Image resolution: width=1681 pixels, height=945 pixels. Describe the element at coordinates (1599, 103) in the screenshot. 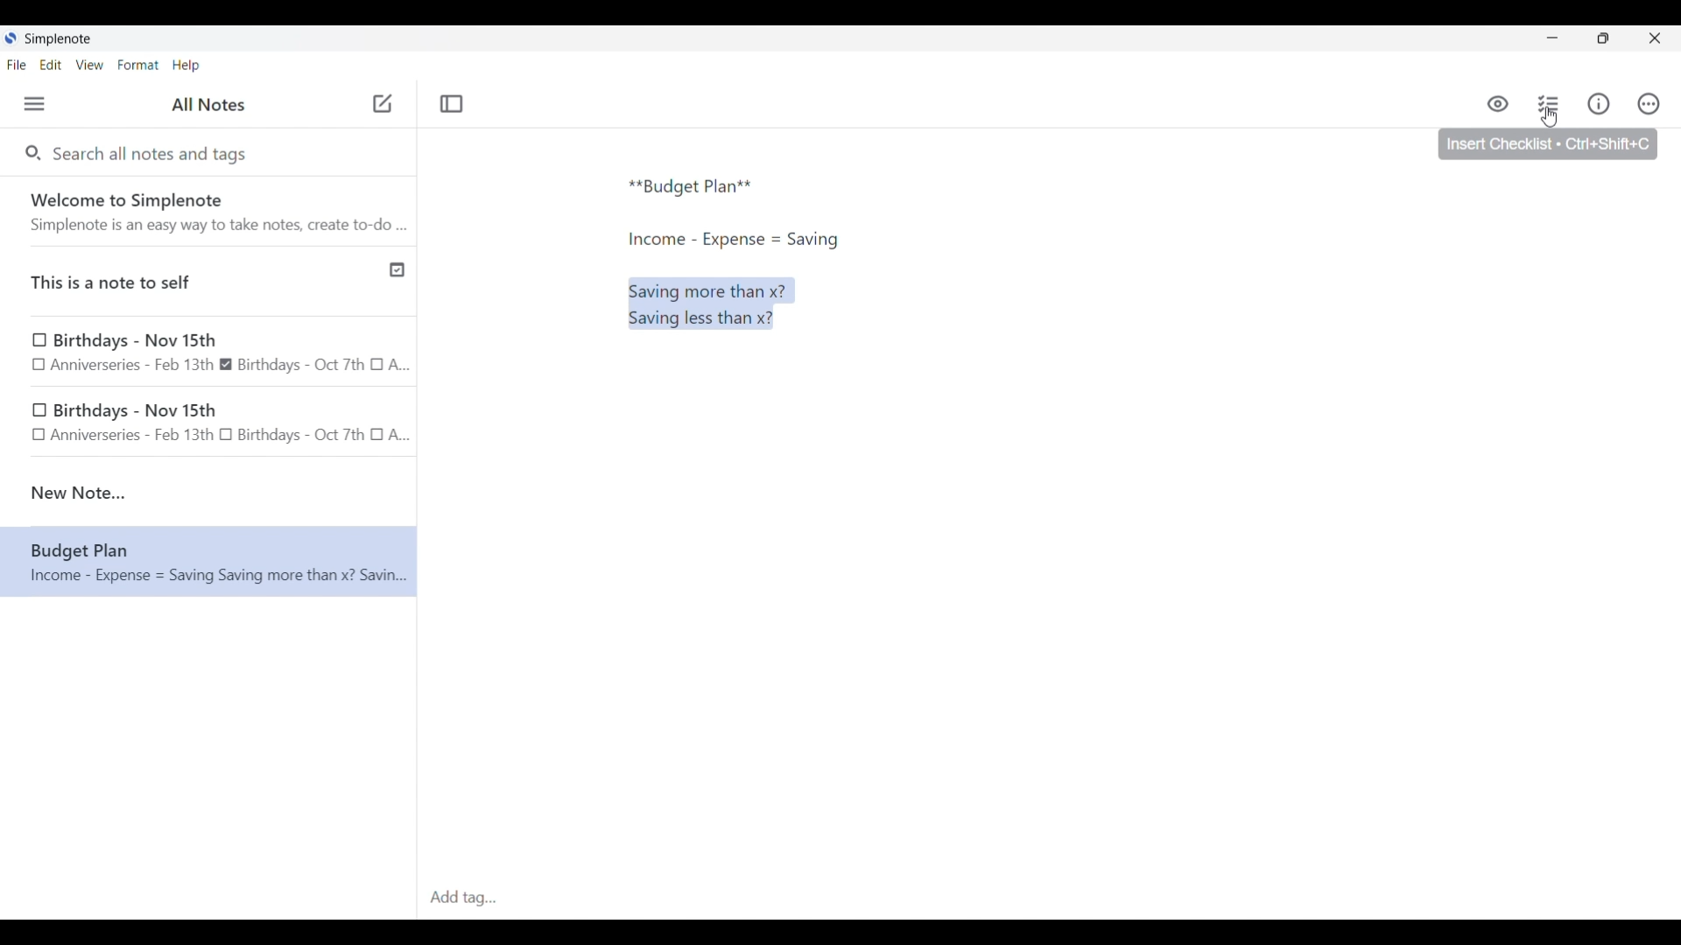

I see `Info` at that location.